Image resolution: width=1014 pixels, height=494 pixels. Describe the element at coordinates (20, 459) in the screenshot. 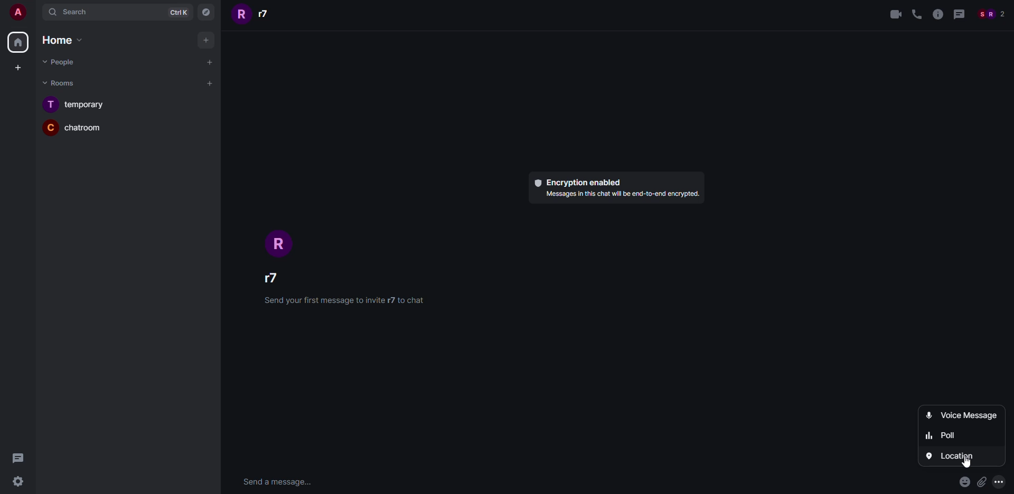

I see `Message` at that location.